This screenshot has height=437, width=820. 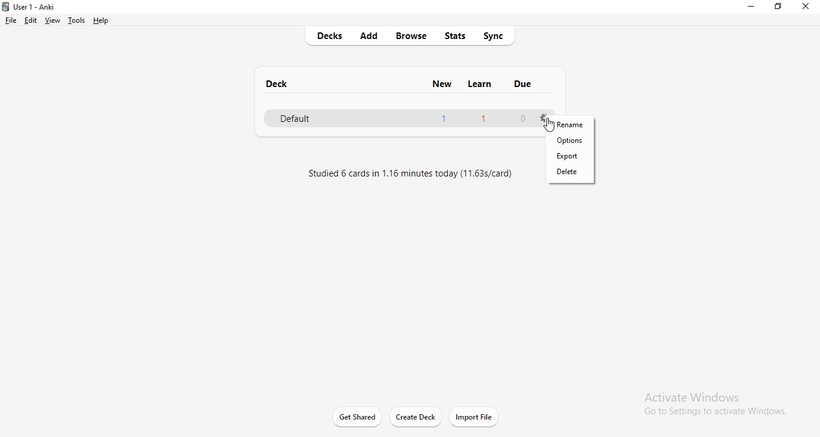 What do you see at coordinates (103, 20) in the screenshot?
I see `help` at bounding box center [103, 20].